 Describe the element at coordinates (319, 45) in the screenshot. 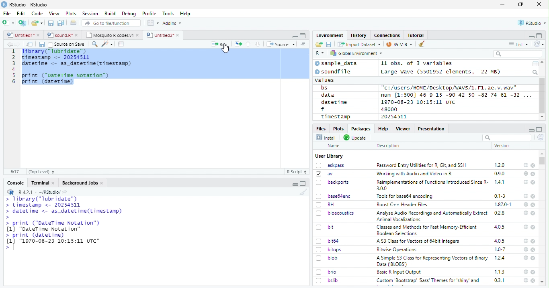

I see `Load workspace` at that location.